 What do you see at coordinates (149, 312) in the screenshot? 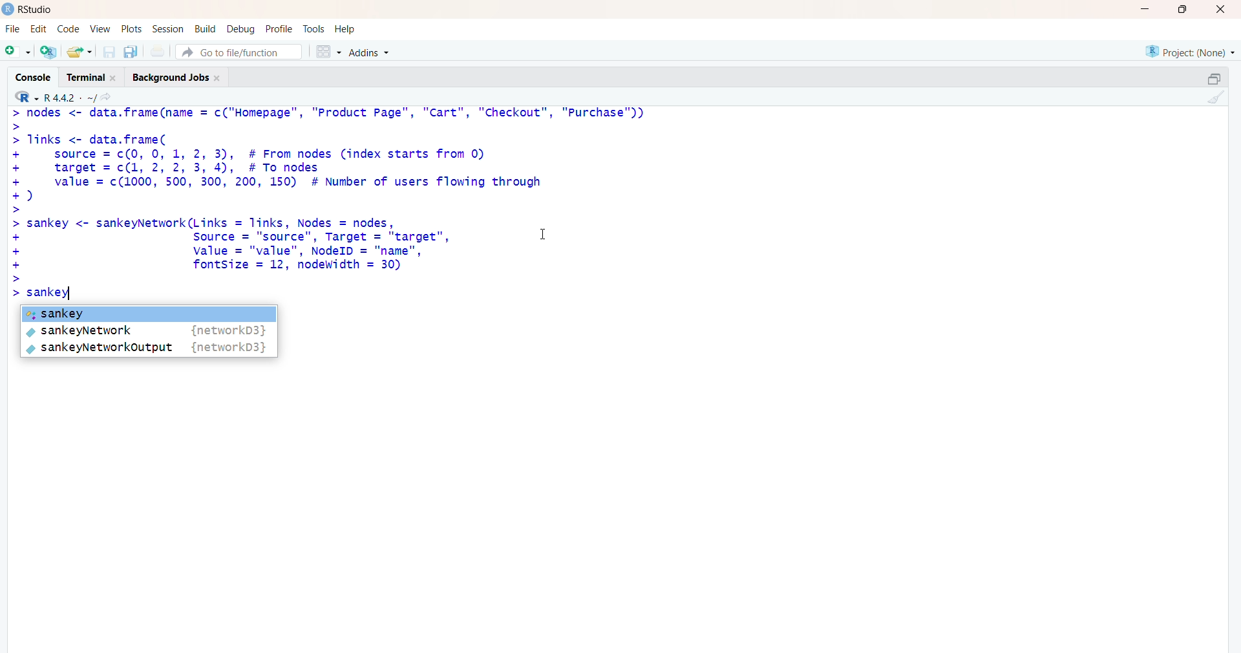
I see `[ ~, sankey` at bounding box center [149, 312].